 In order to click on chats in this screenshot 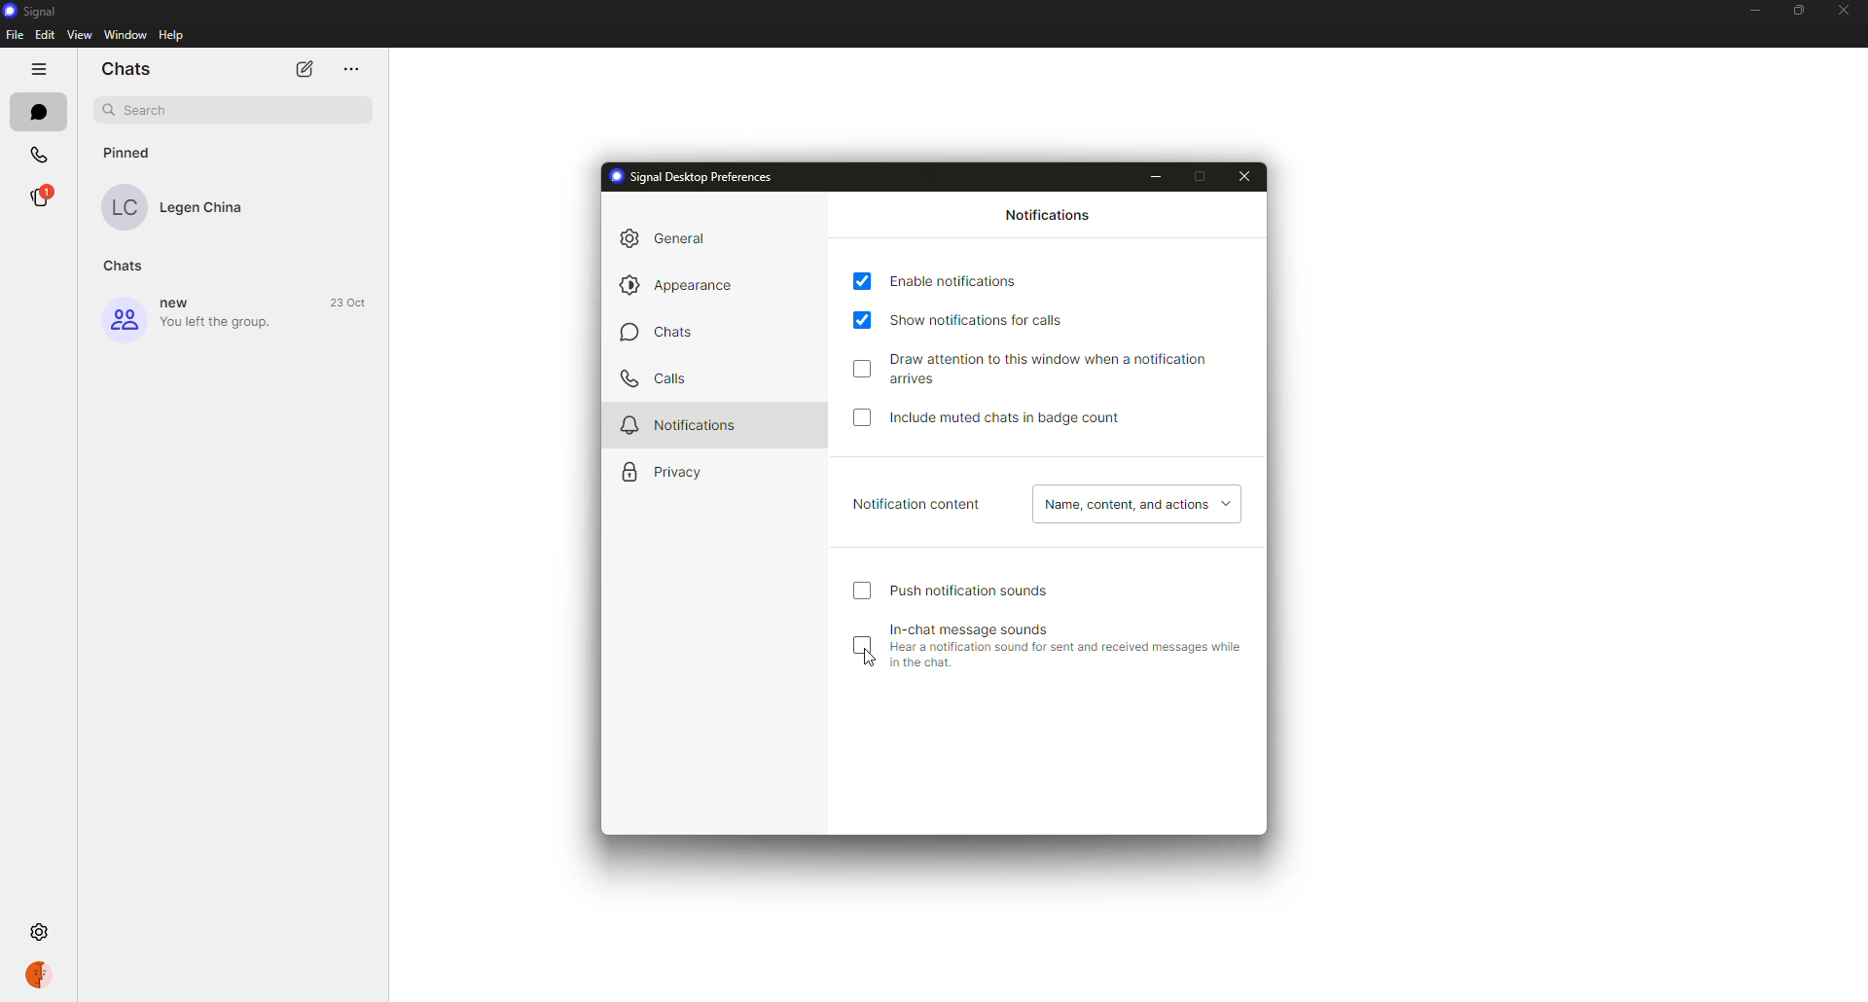, I will do `click(677, 332)`.